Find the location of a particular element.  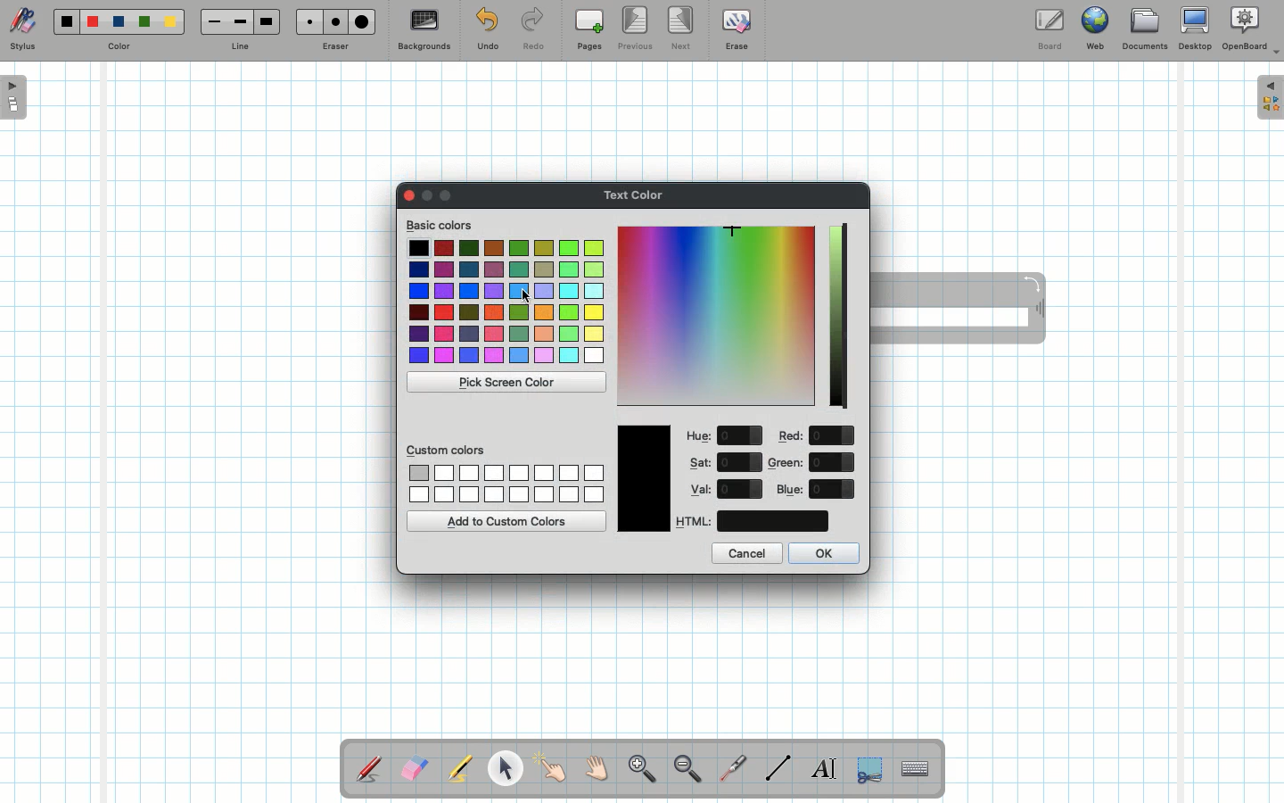

Pick screen color is located at coordinates (507, 383).